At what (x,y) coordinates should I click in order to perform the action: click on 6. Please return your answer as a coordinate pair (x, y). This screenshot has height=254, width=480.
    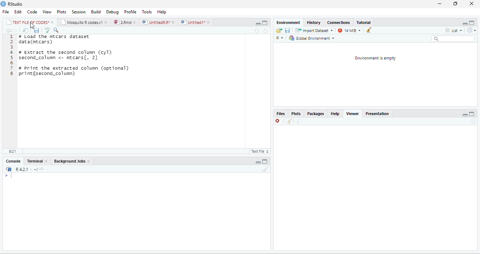
    Looking at the image, I should click on (12, 63).